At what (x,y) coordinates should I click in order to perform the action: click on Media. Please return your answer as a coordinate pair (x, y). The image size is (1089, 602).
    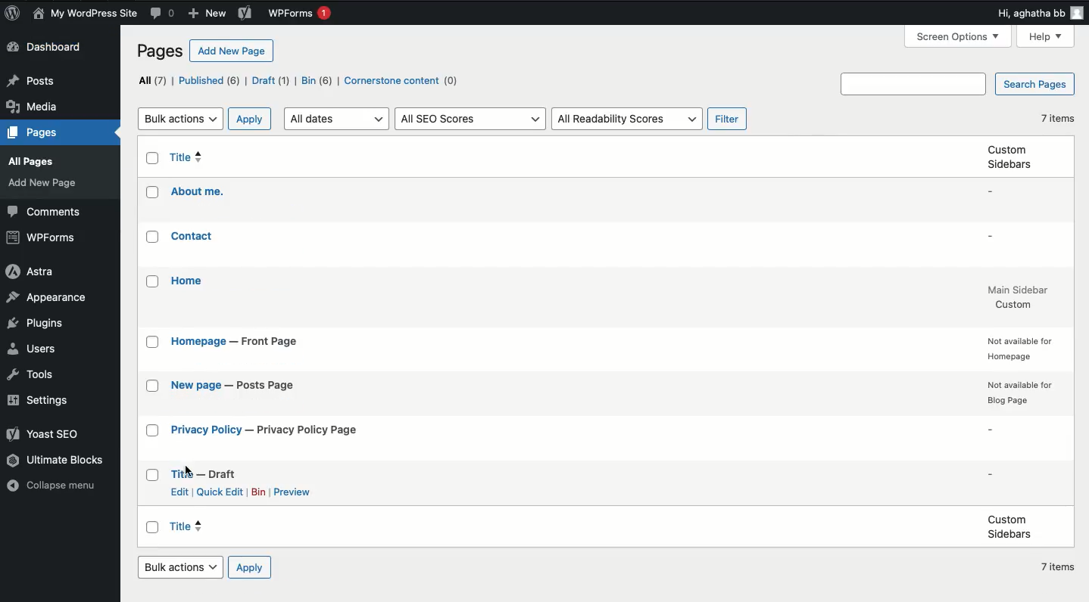
    Looking at the image, I should click on (33, 107).